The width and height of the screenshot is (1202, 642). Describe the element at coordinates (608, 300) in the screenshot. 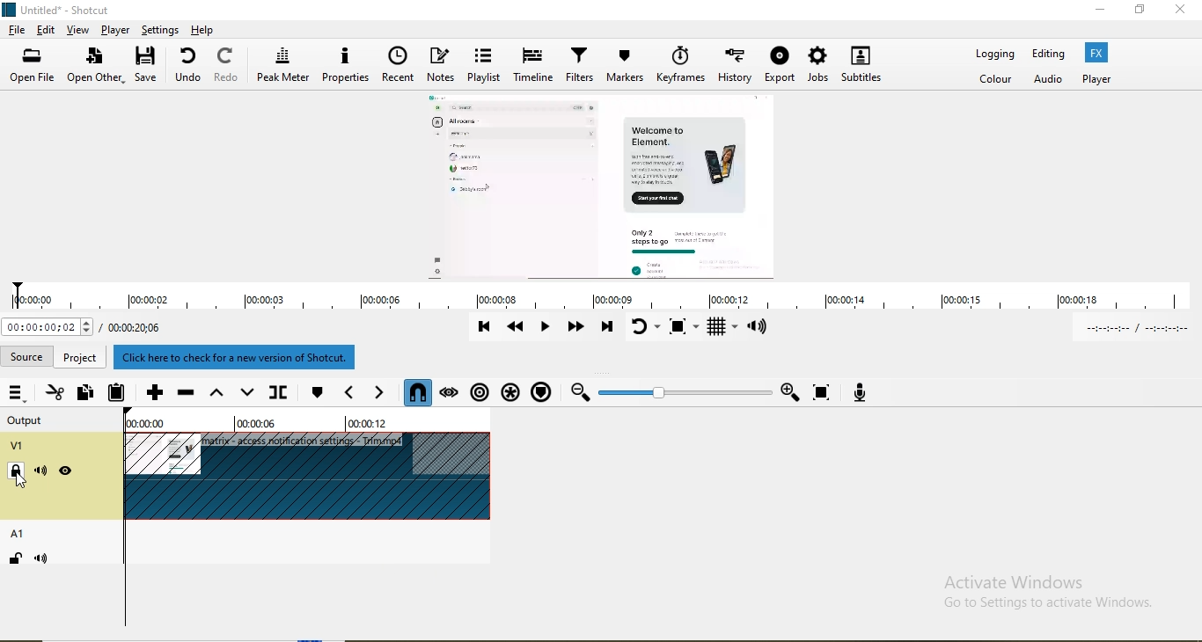

I see `timeline` at that location.